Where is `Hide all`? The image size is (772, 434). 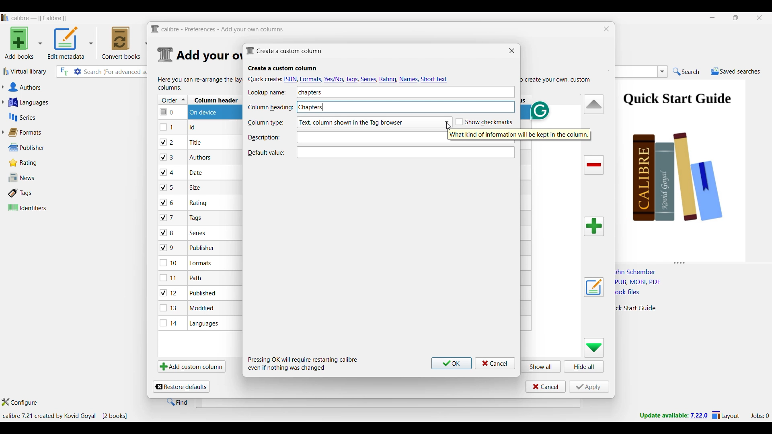 Hide all is located at coordinates (584, 366).